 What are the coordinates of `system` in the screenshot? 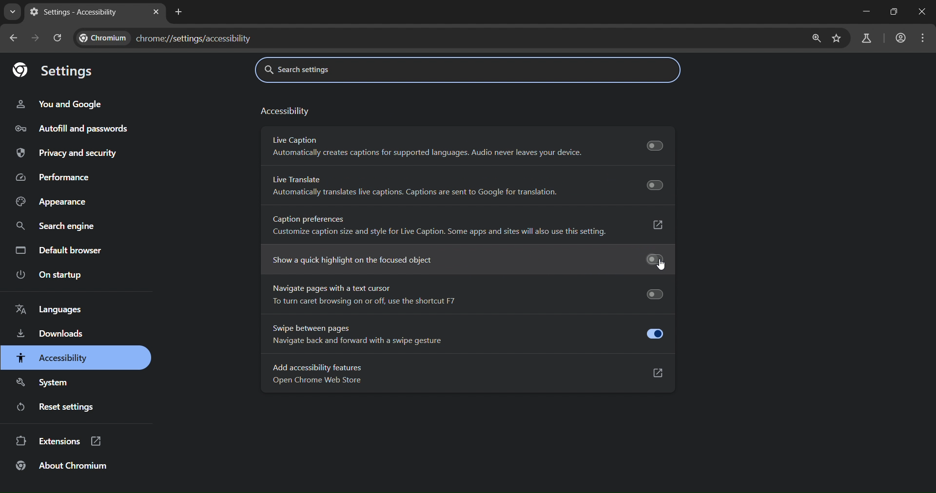 It's located at (42, 384).